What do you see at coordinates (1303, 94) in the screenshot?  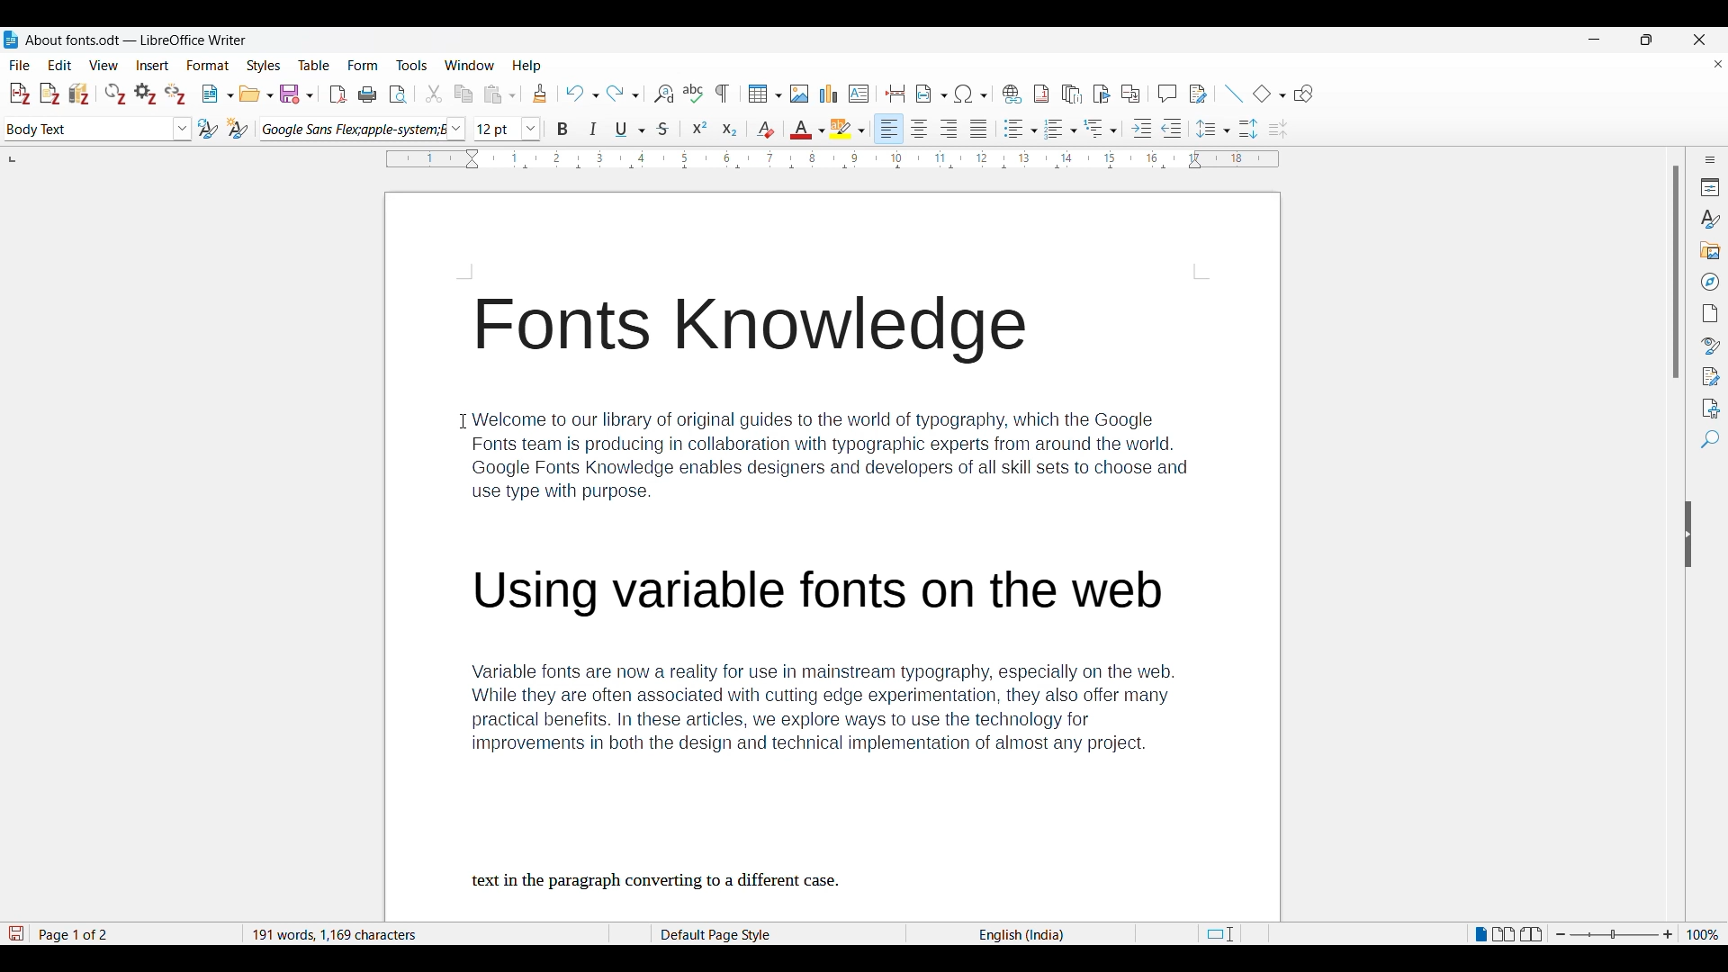 I see `Show draw functions` at bounding box center [1303, 94].